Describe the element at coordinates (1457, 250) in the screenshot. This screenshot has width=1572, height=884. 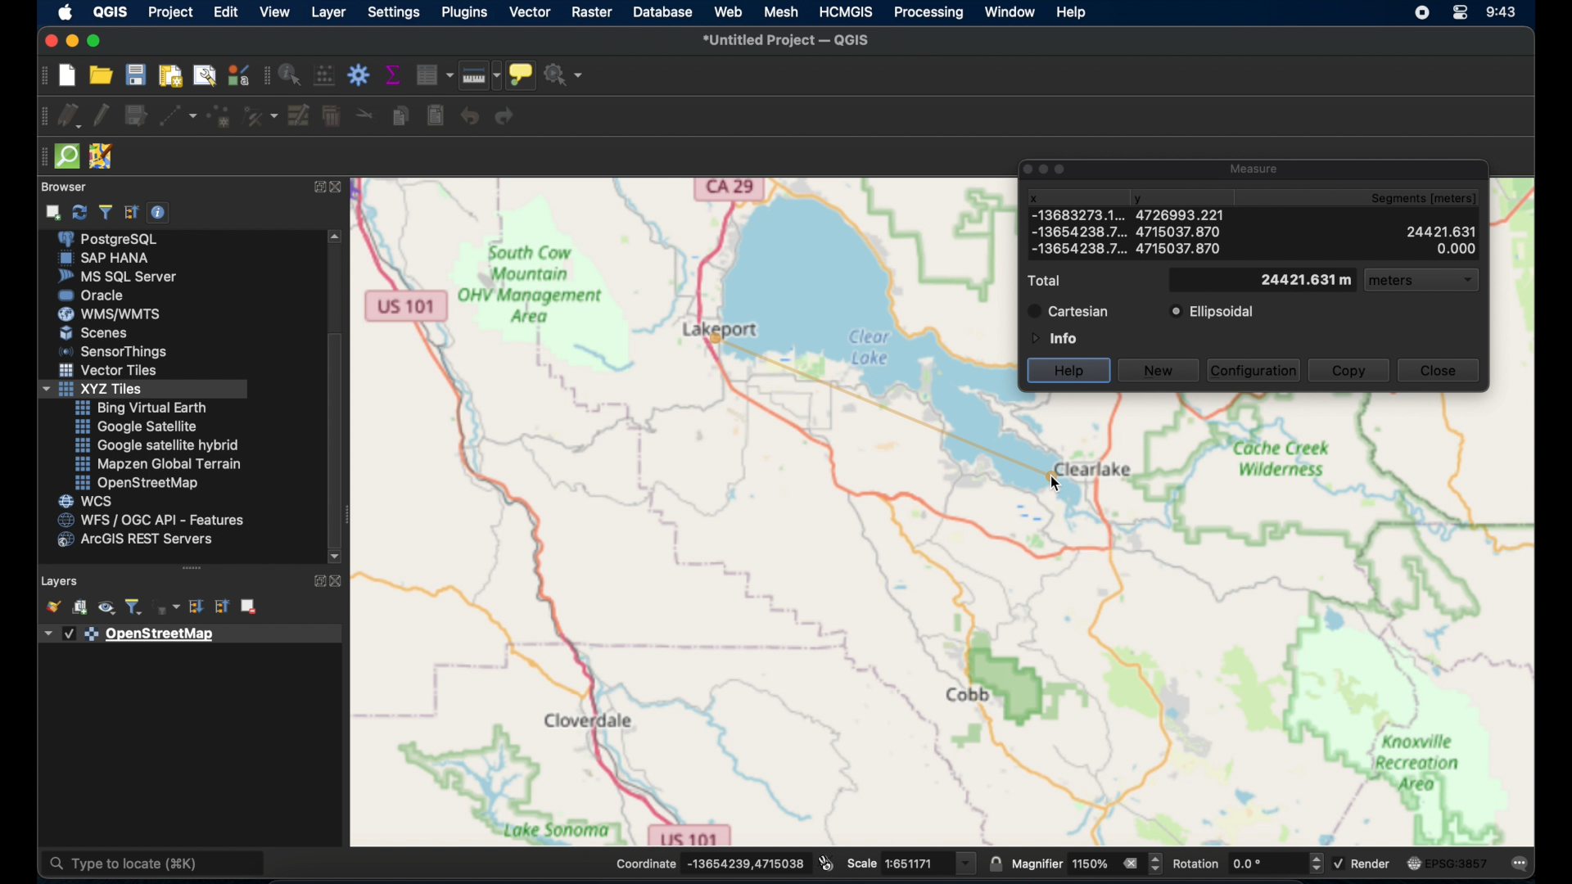
I see `0.000` at that location.